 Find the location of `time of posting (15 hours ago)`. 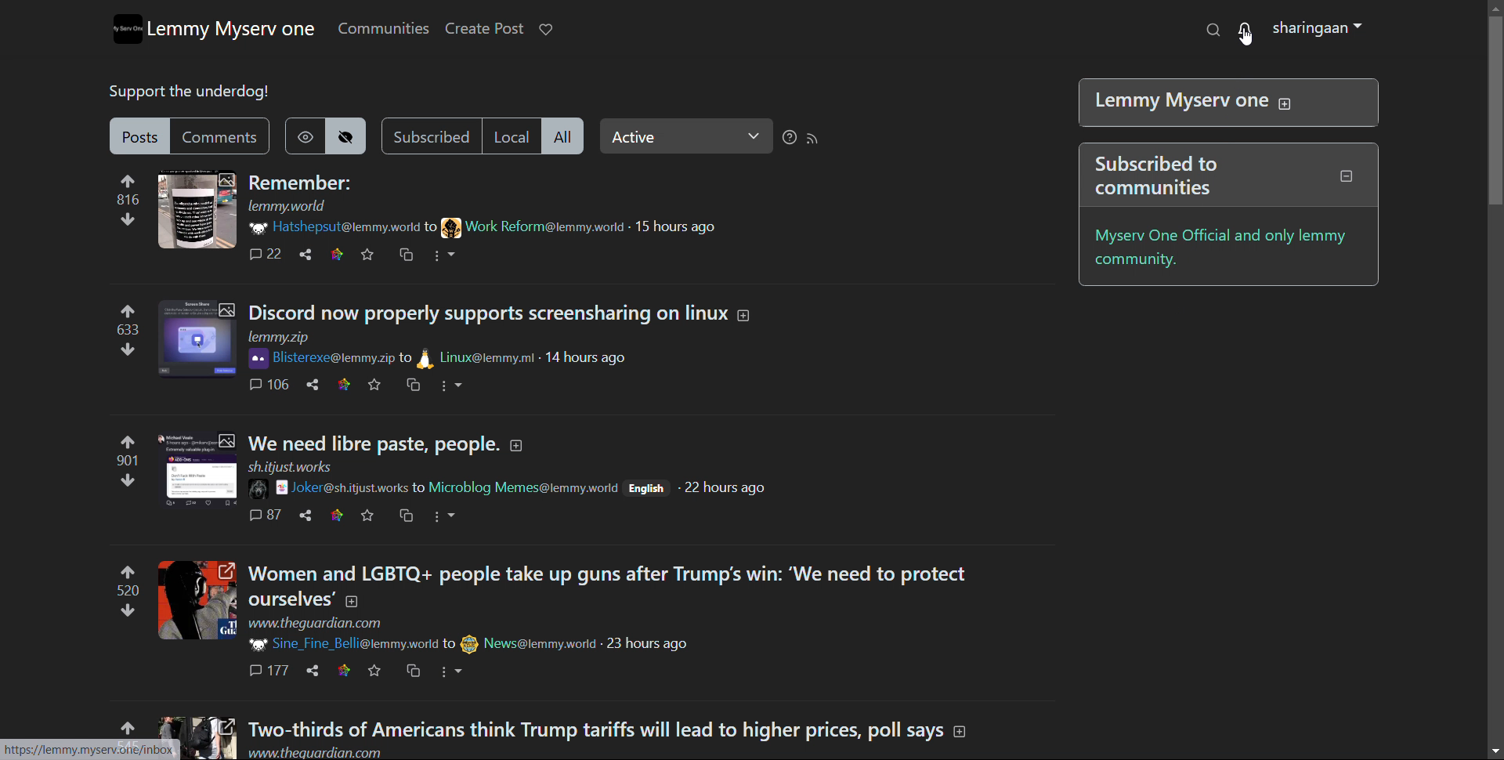

time of posting (15 hours ago) is located at coordinates (678, 226).